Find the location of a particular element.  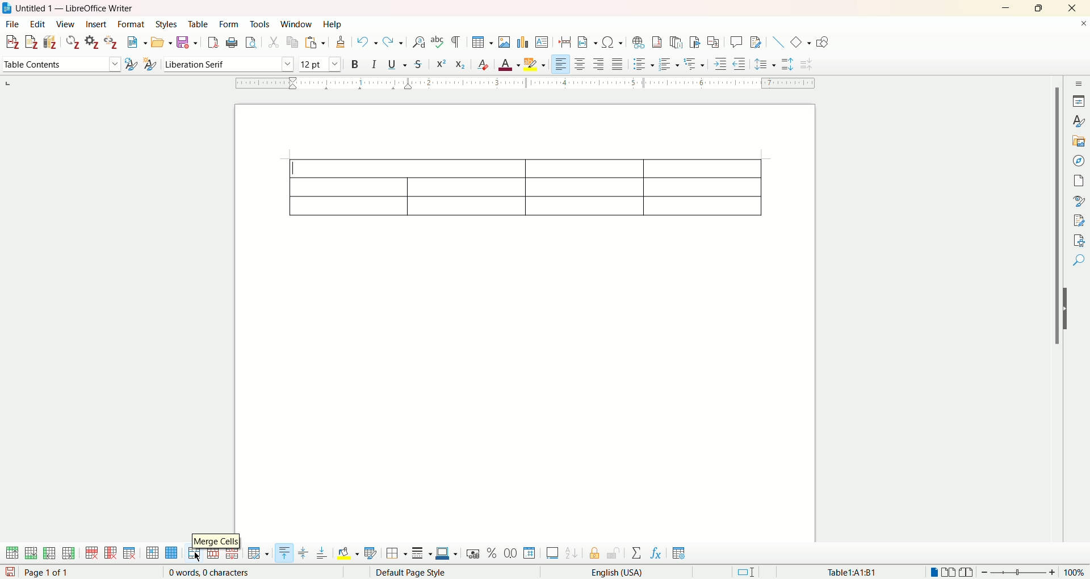

sum is located at coordinates (636, 551).